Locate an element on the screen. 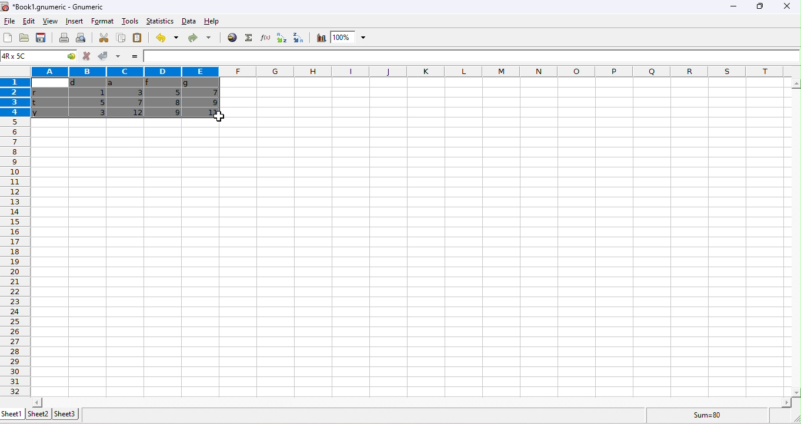  print is located at coordinates (64, 38).